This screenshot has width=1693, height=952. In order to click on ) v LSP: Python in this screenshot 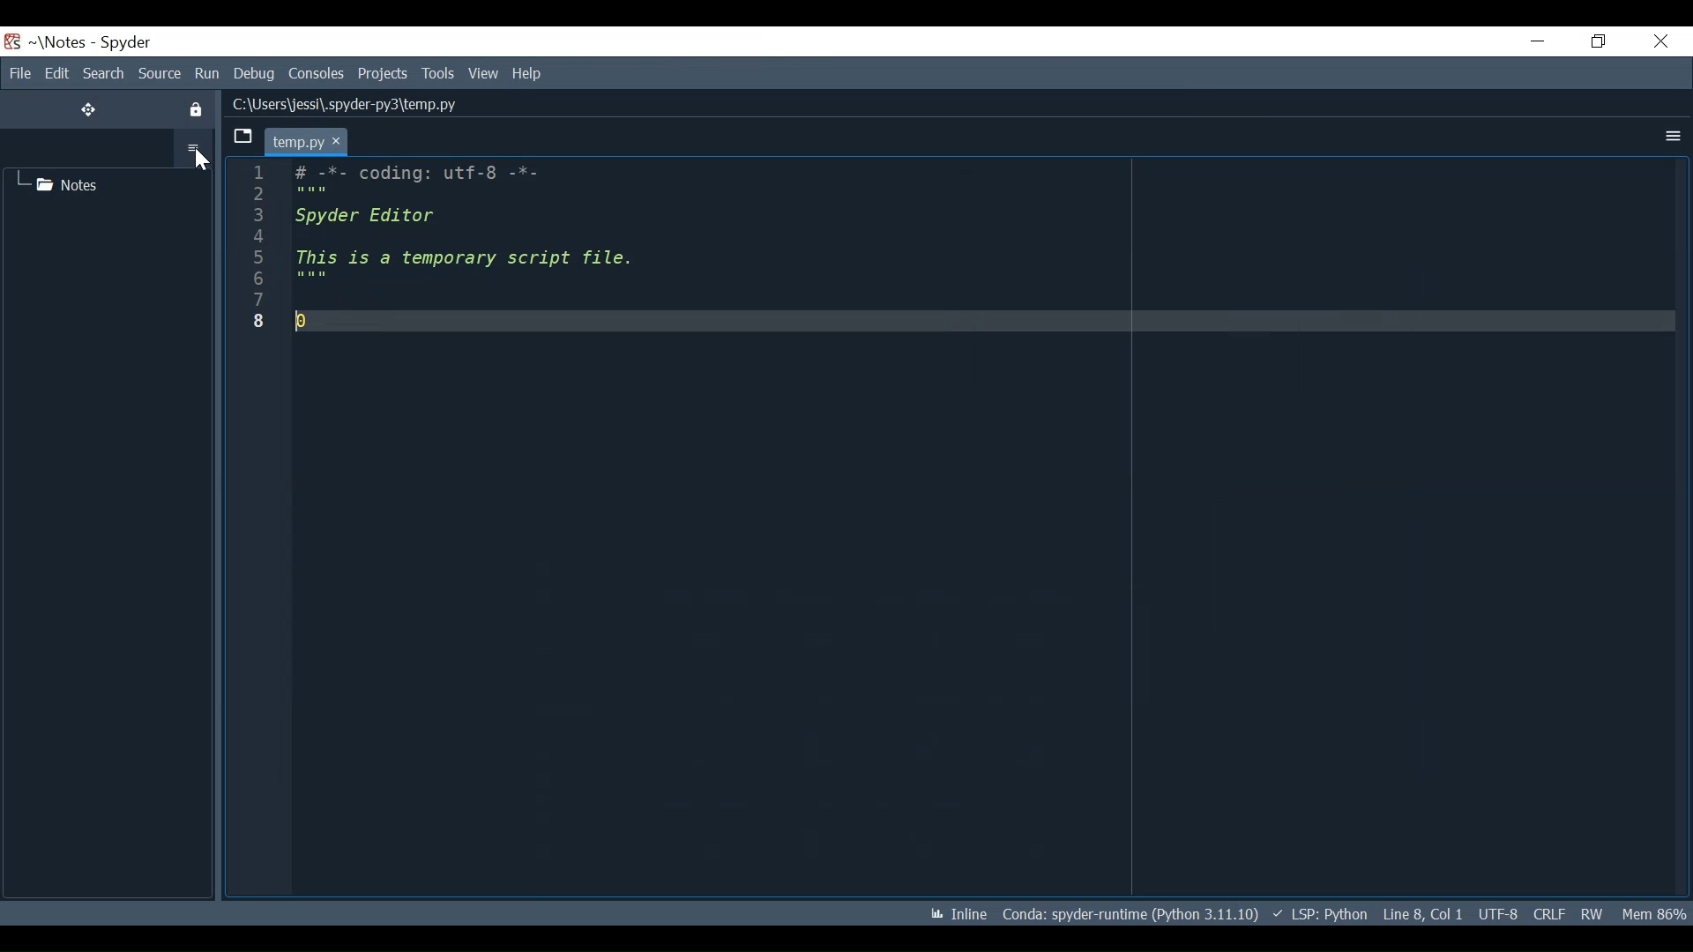, I will do `click(1321, 913)`.